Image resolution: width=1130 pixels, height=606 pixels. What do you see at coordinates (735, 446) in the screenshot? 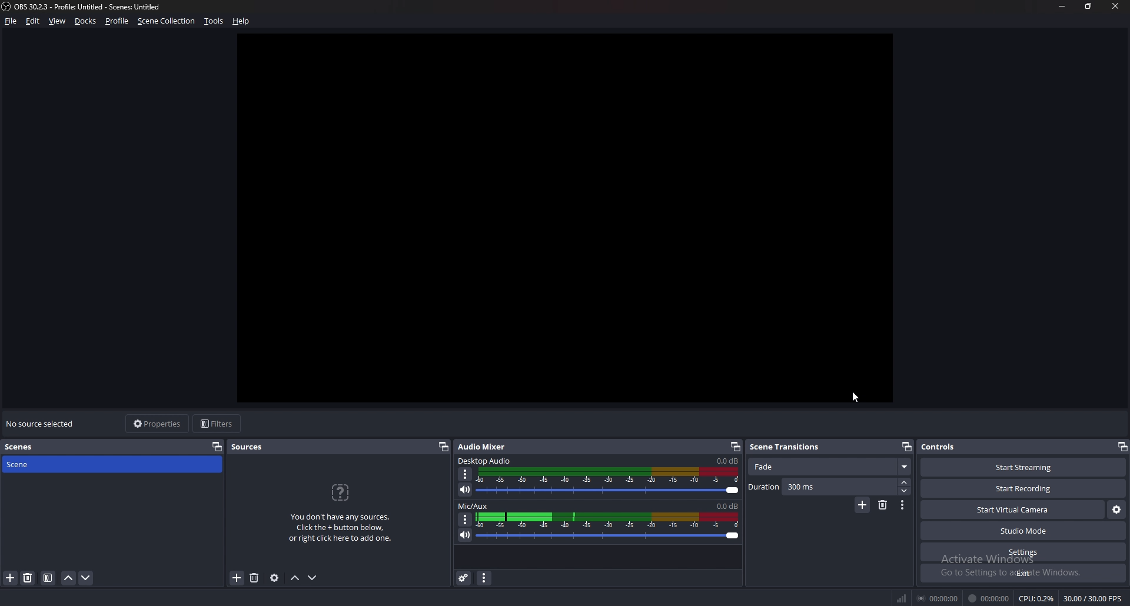
I see `pop out` at bounding box center [735, 446].